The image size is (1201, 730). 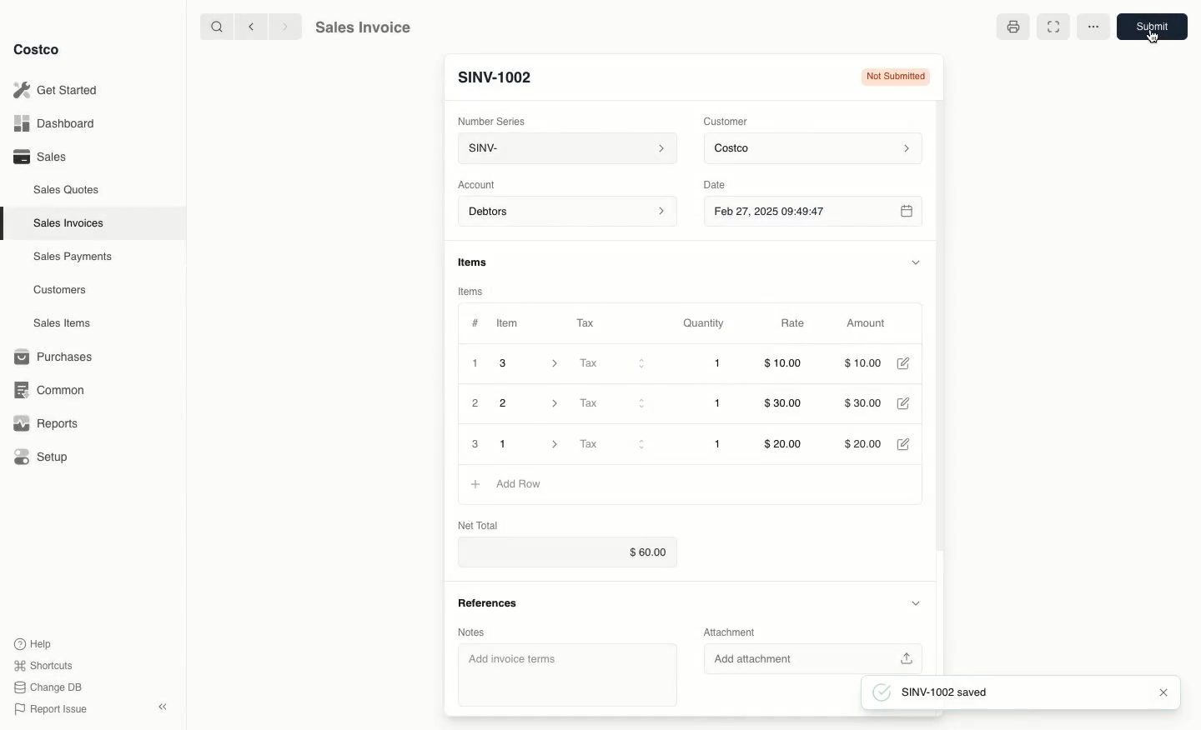 I want to click on forward, so click(x=283, y=26).